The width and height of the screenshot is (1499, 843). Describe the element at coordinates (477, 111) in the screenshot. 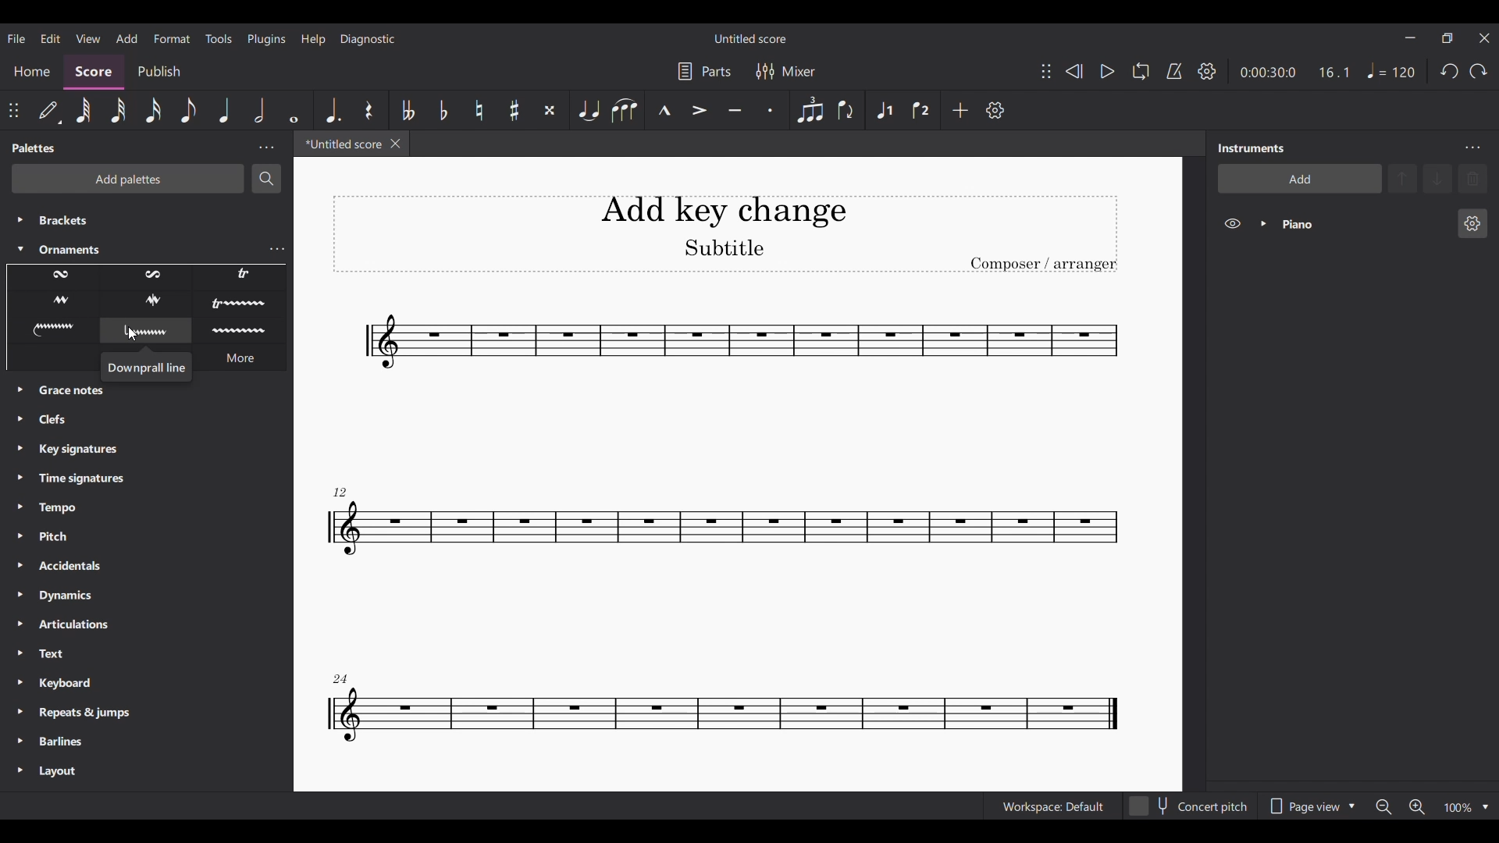

I see `Toggle natural` at that location.